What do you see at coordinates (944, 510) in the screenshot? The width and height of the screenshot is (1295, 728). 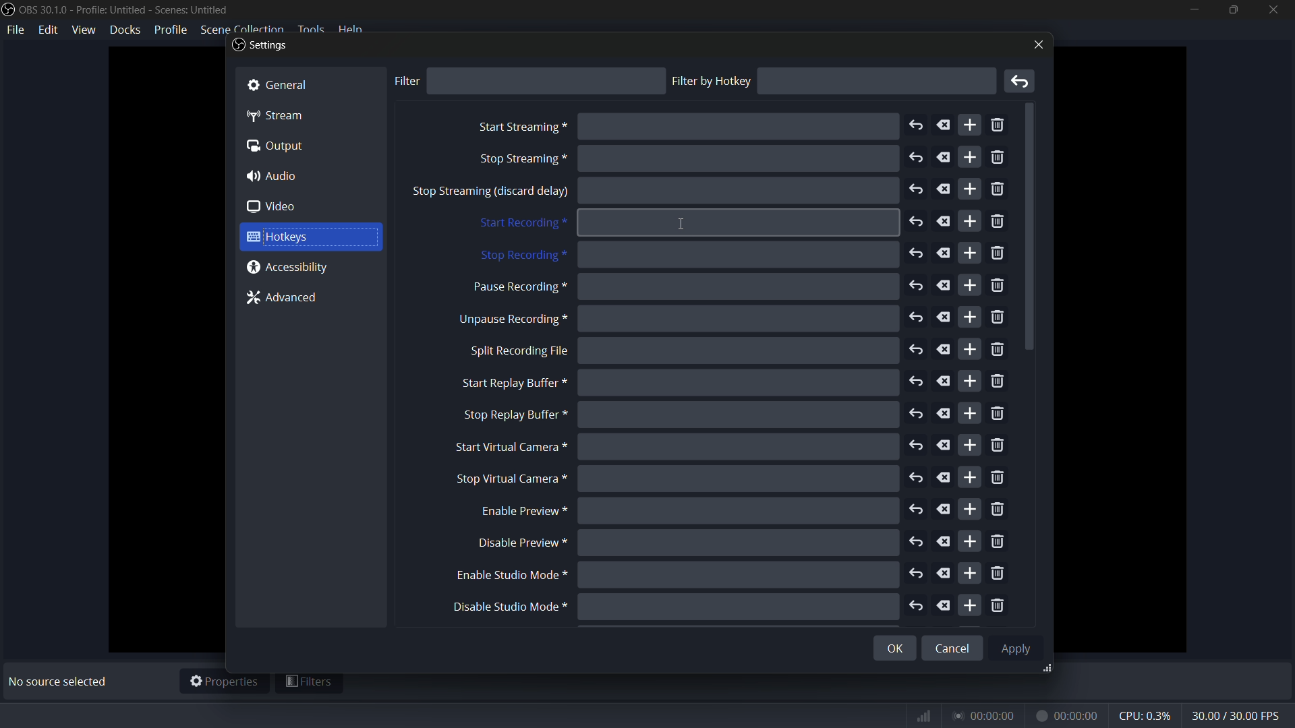 I see `delete` at bounding box center [944, 510].